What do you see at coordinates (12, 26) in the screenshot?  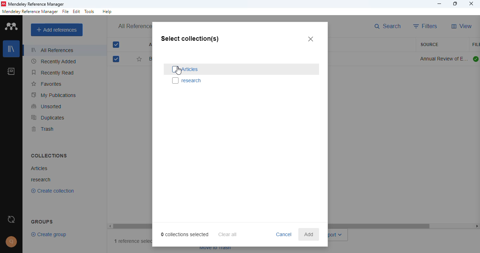 I see `logo` at bounding box center [12, 26].